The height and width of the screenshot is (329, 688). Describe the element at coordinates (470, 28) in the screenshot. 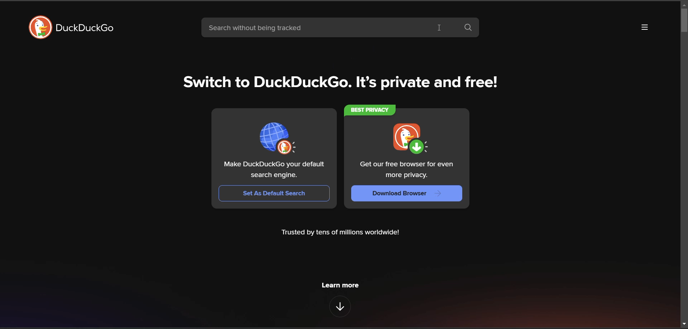

I see `search button` at that location.